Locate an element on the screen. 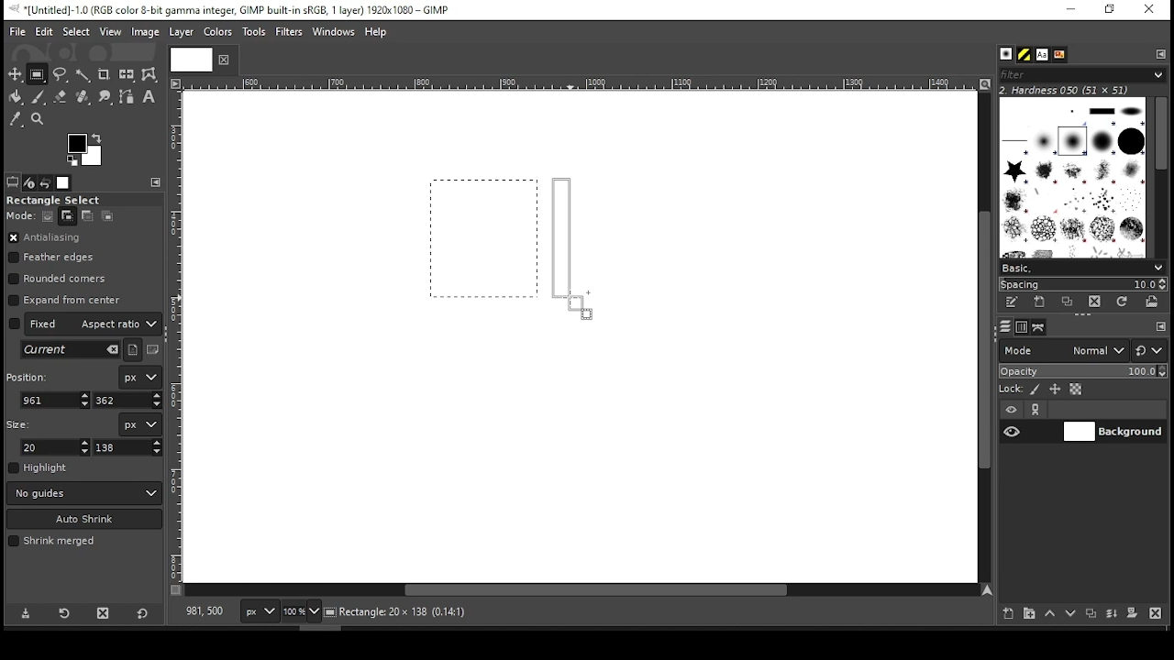  open brush as image is located at coordinates (1153, 302).